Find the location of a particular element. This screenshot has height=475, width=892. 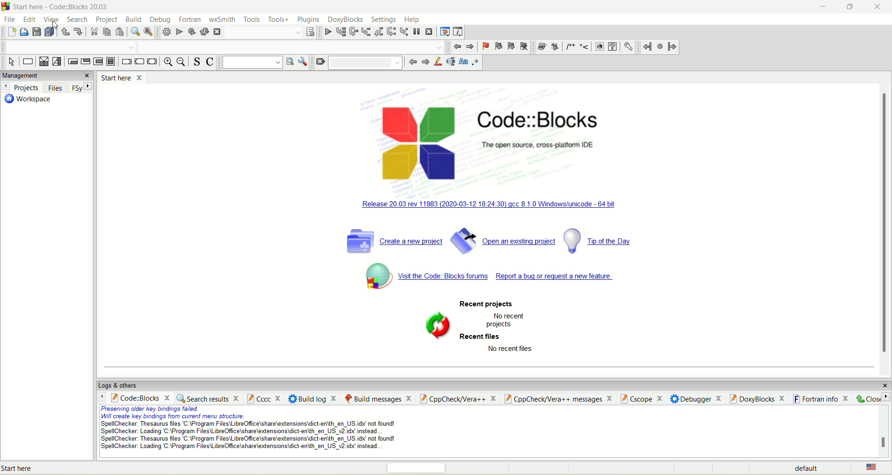

doxyblocks is located at coordinates (346, 20).